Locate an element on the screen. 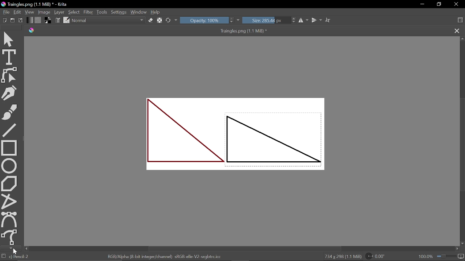 The width and height of the screenshot is (465, 261). Rectangle tool is located at coordinates (9, 148).